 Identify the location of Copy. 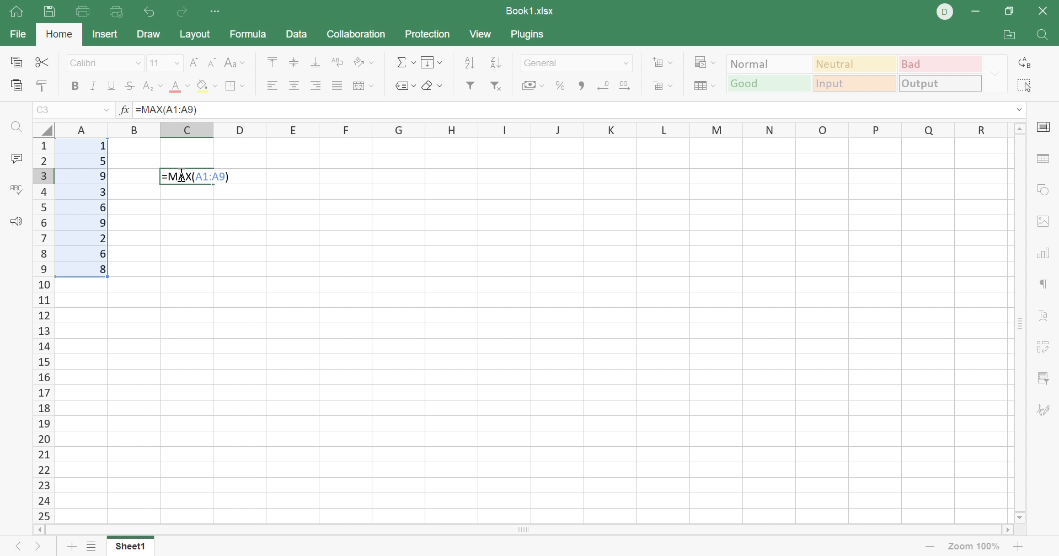
(15, 60).